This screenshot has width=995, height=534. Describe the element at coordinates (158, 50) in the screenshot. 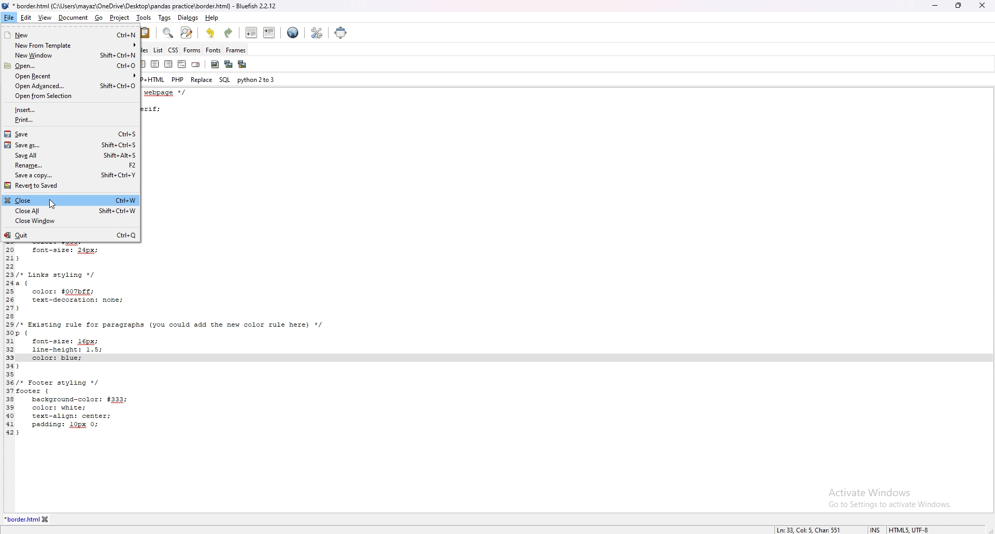

I see `list` at that location.